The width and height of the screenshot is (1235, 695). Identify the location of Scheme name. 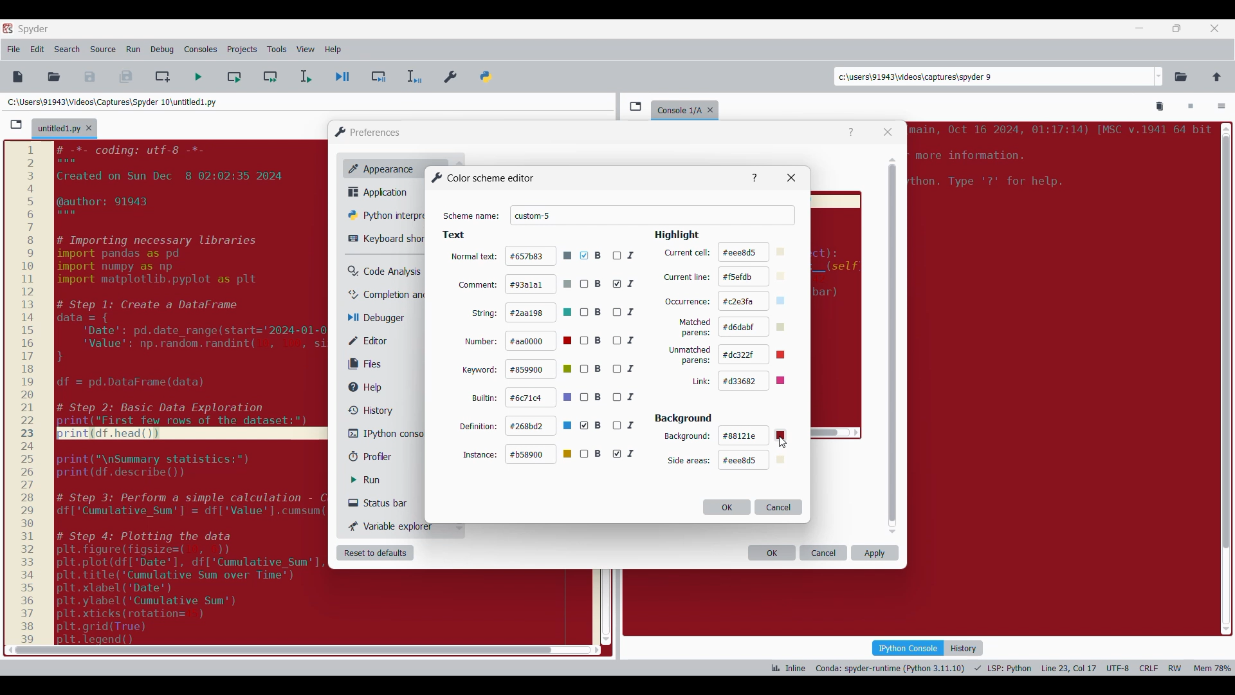
(653, 216).